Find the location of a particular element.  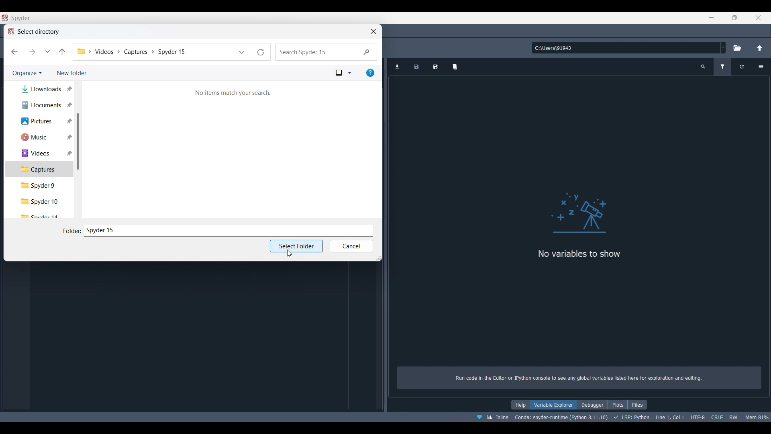

Debugger is located at coordinates (593, 405).